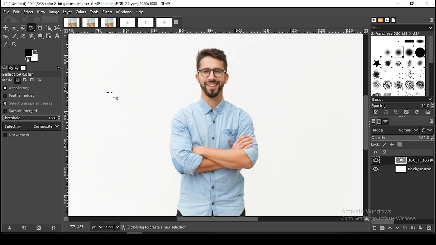 The width and height of the screenshot is (436, 245). I want to click on mode:, so click(8, 80).